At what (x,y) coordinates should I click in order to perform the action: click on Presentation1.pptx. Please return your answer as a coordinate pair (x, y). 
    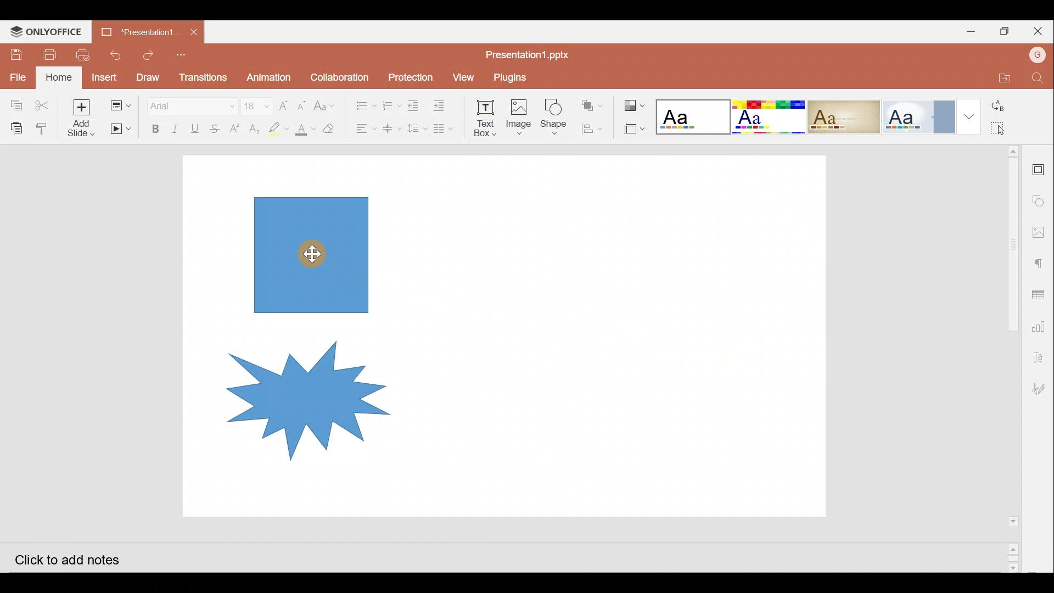
    Looking at the image, I should click on (141, 30).